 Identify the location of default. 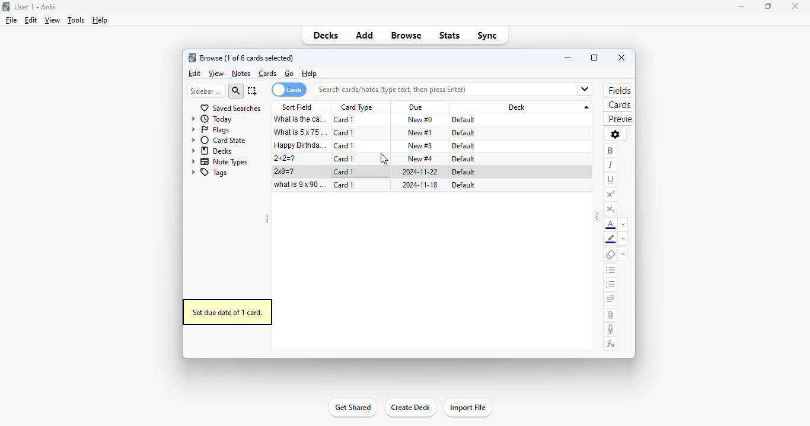
(464, 146).